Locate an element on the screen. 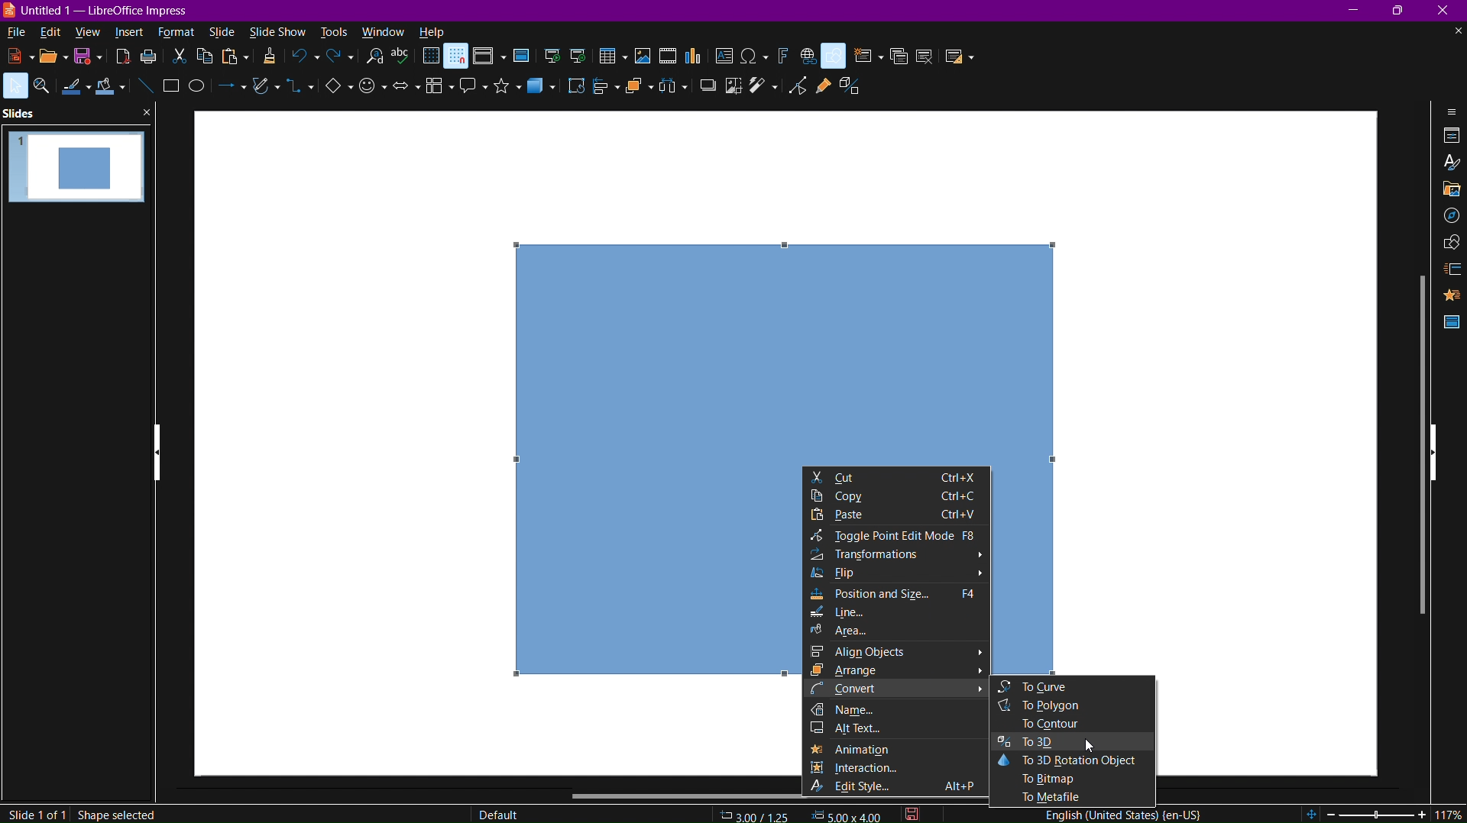 This screenshot has height=823, width=1467. slide is located at coordinates (222, 31).